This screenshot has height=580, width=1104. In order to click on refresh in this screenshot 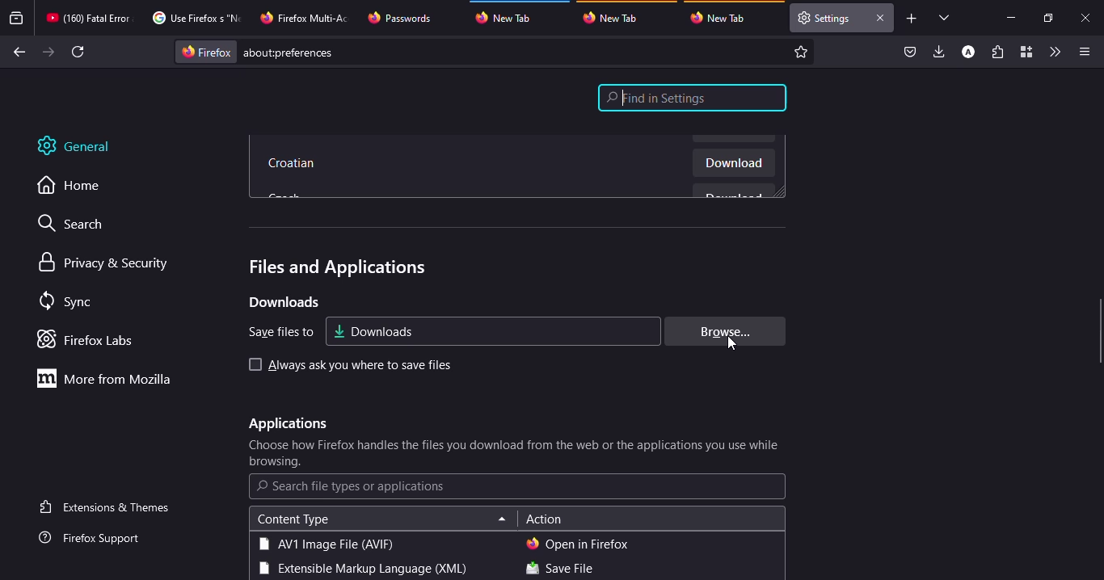, I will do `click(79, 52)`.